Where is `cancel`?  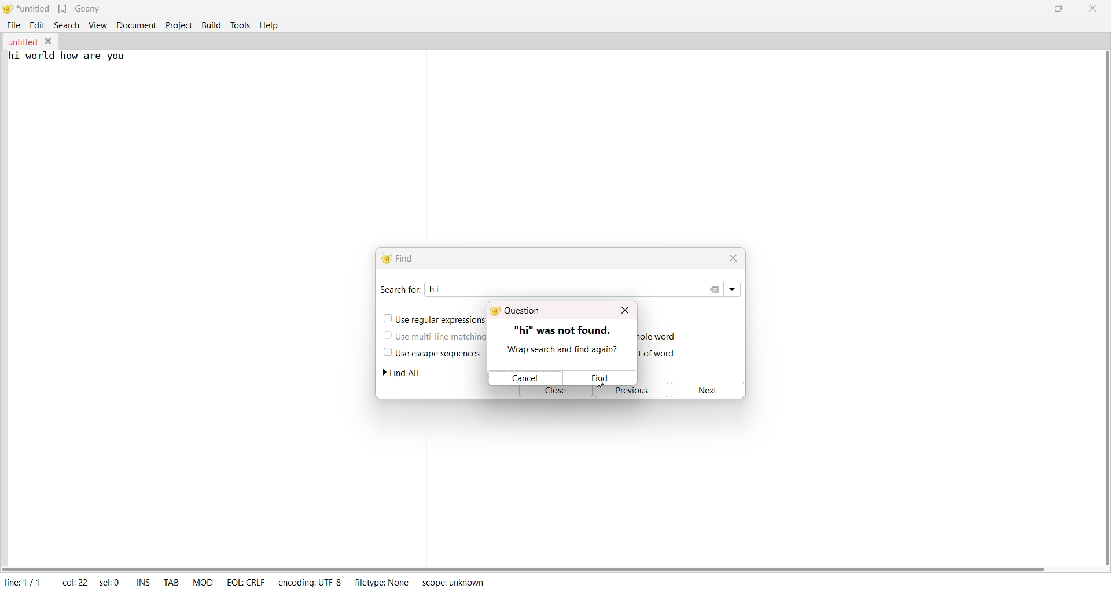
cancel is located at coordinates (522, 377).